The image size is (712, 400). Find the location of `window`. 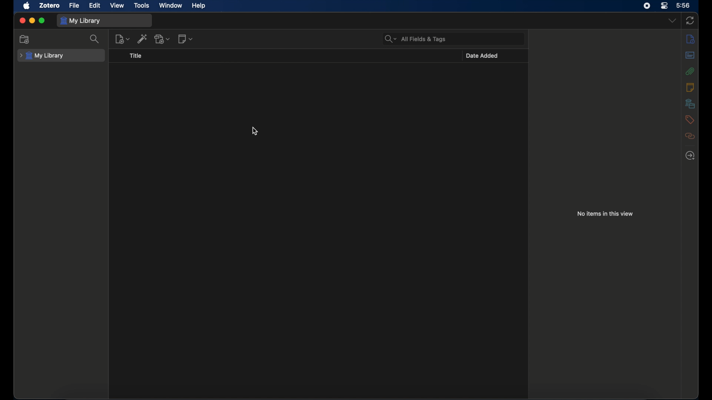

window is located at coordinates (171, 6).